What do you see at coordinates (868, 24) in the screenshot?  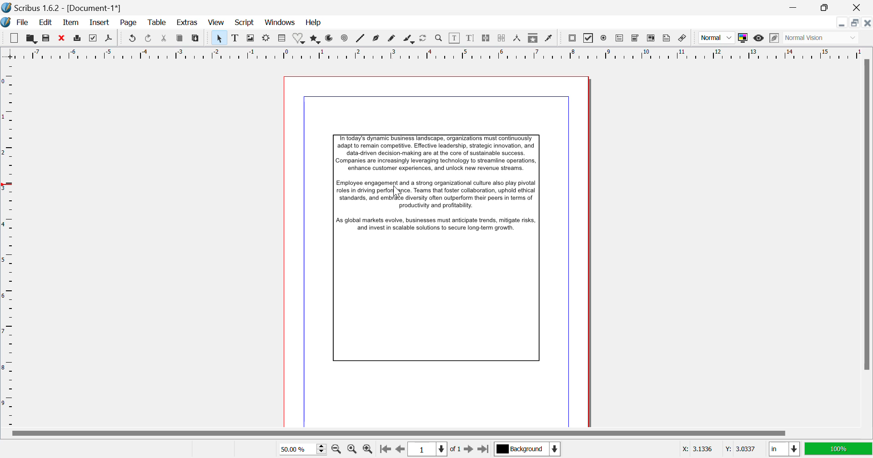 I see `Close` at bounding box center [868, 24].